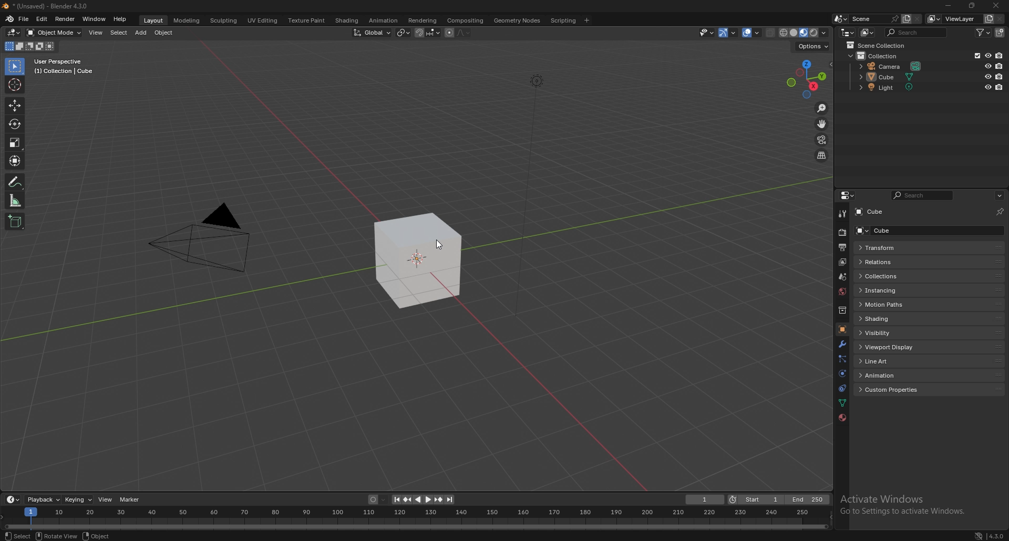 This screenshot has height=541, width=1009. I want to click on exclude from view layer, so click(975, 56).